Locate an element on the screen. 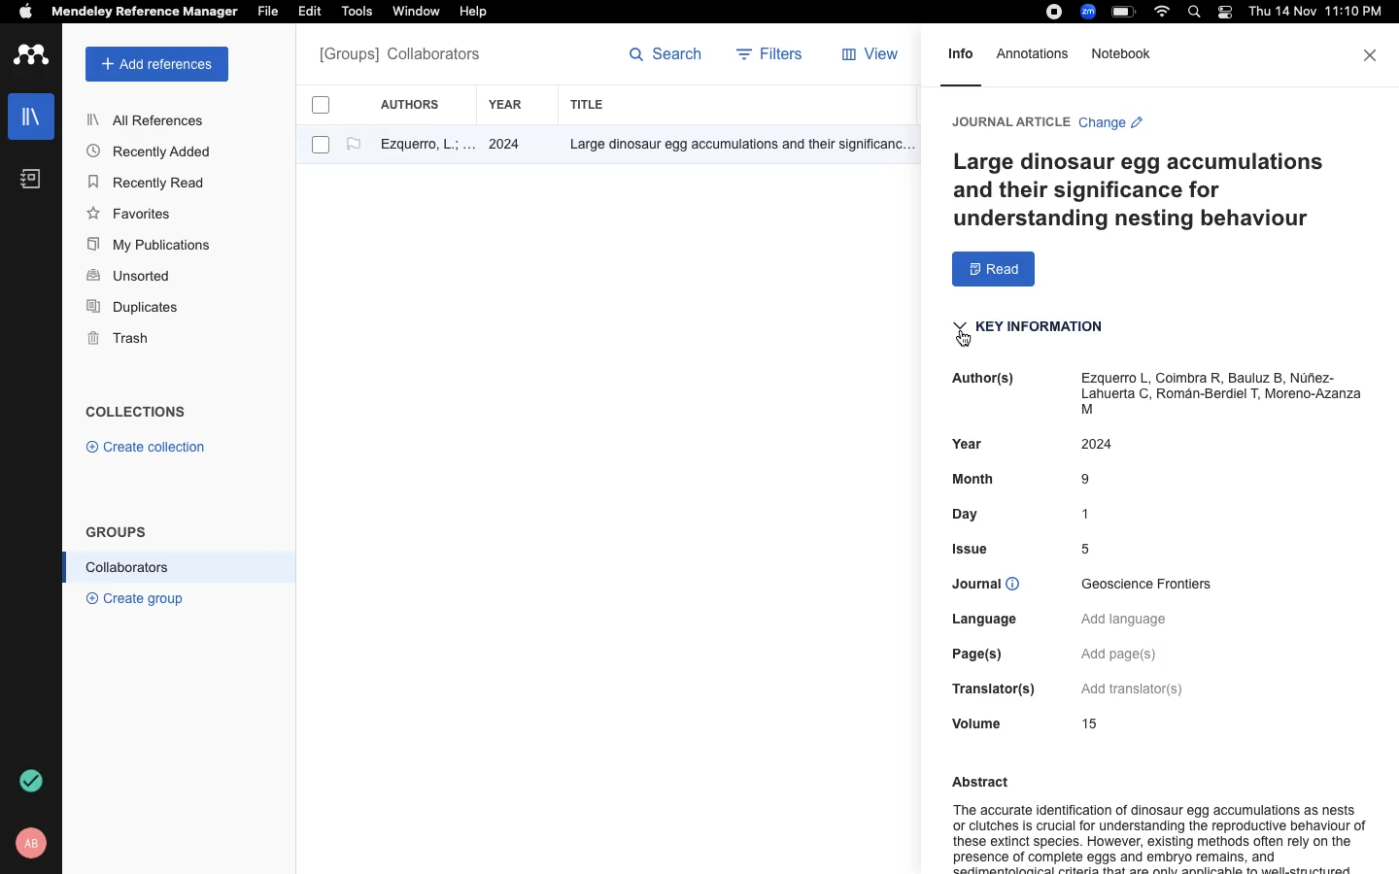  notebook is located at coordinates (31, 179).